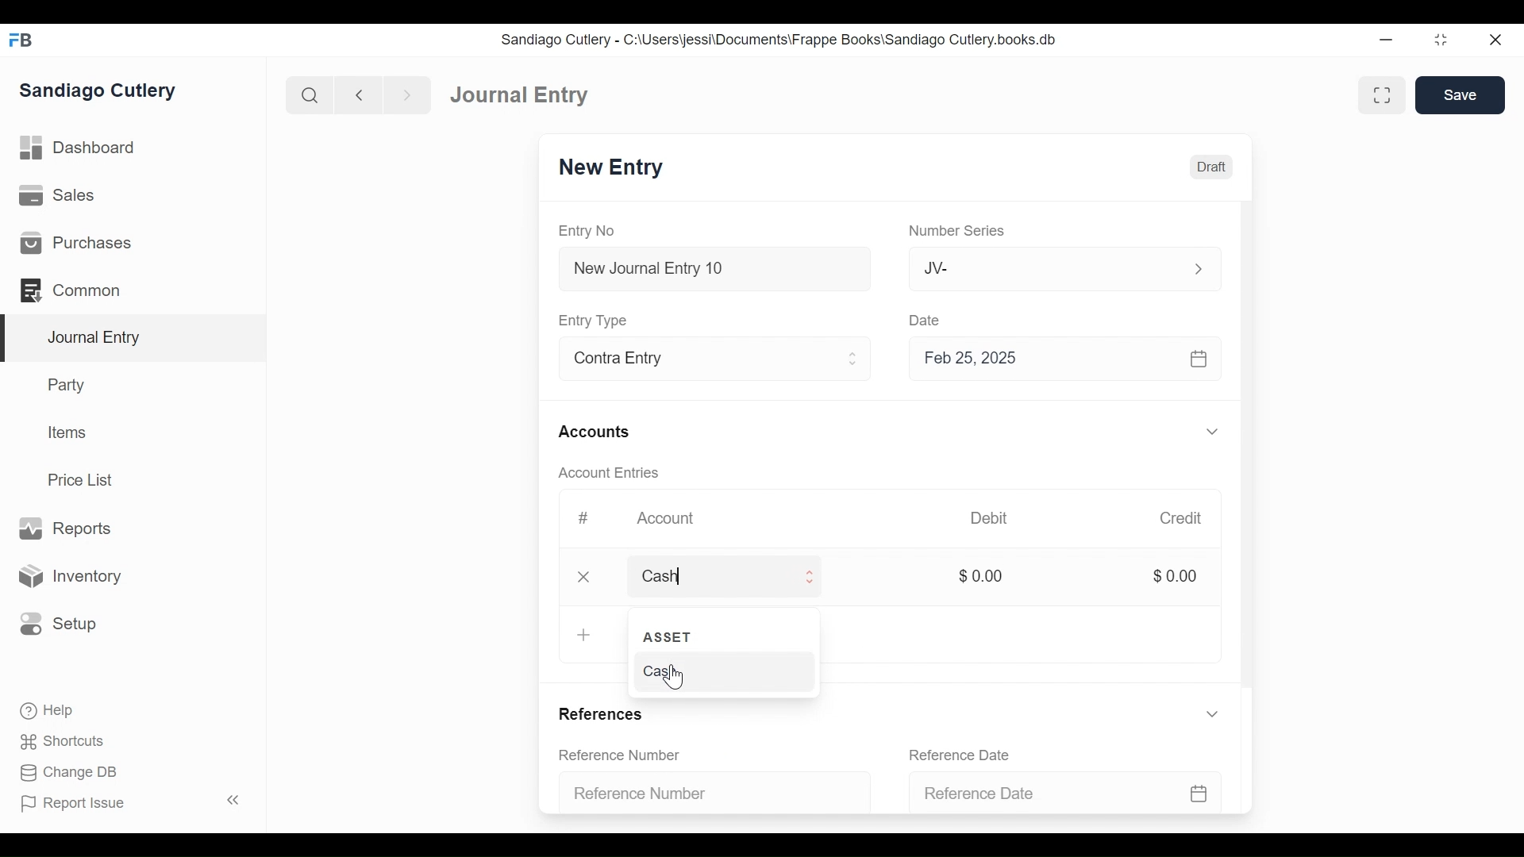 Image resolution: width=1524 pixels, height=857 pixels. What do you see at coordinates (59, 622) in the screenshot?
I see `Setup` at bounding box center [59, 622].